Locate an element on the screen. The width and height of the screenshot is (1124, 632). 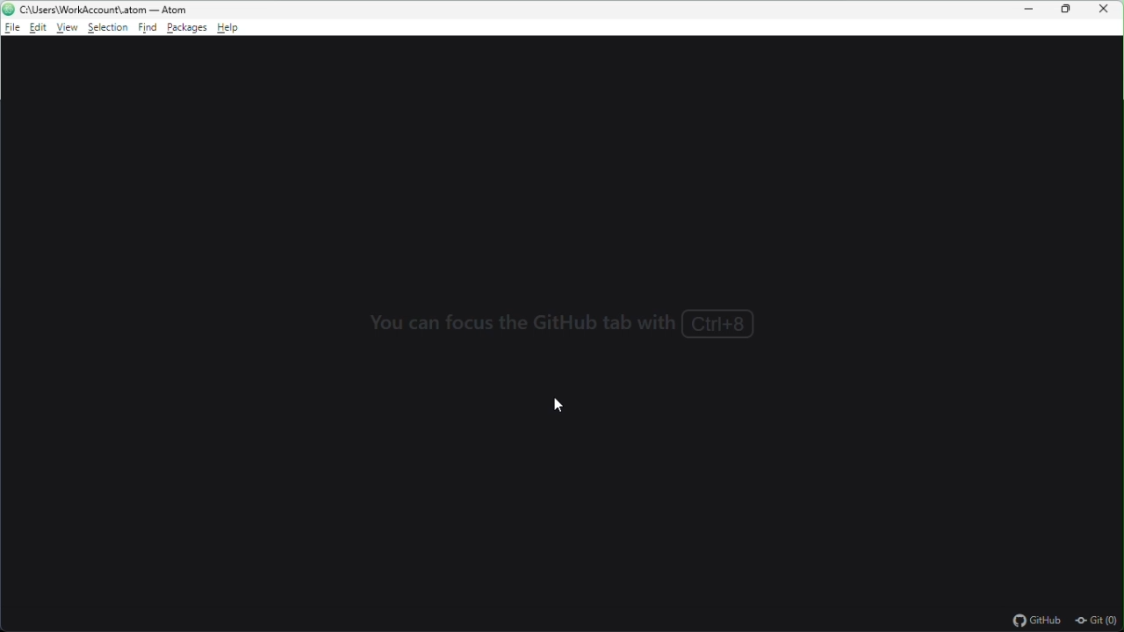
selection is located at coordinates (110, 30).